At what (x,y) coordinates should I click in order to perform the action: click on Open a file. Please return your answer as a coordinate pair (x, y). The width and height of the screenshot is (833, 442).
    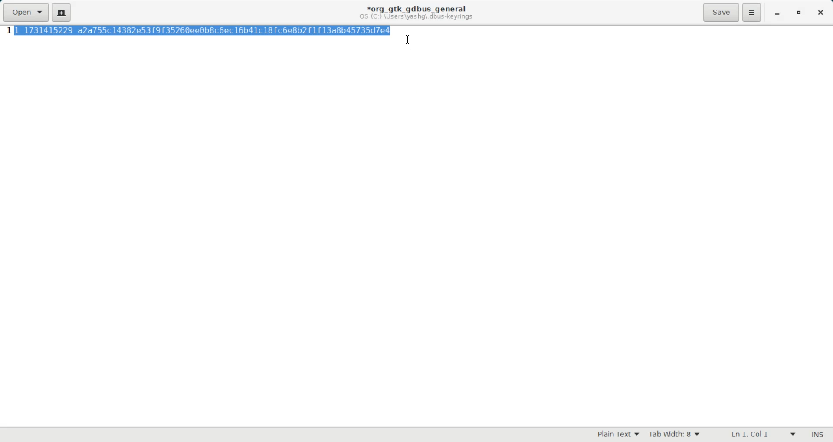
    Looking at the image, I should click on (25, 12).